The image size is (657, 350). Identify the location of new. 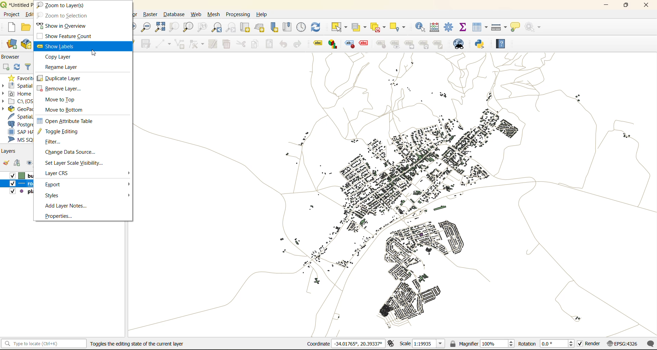
(10, 27).